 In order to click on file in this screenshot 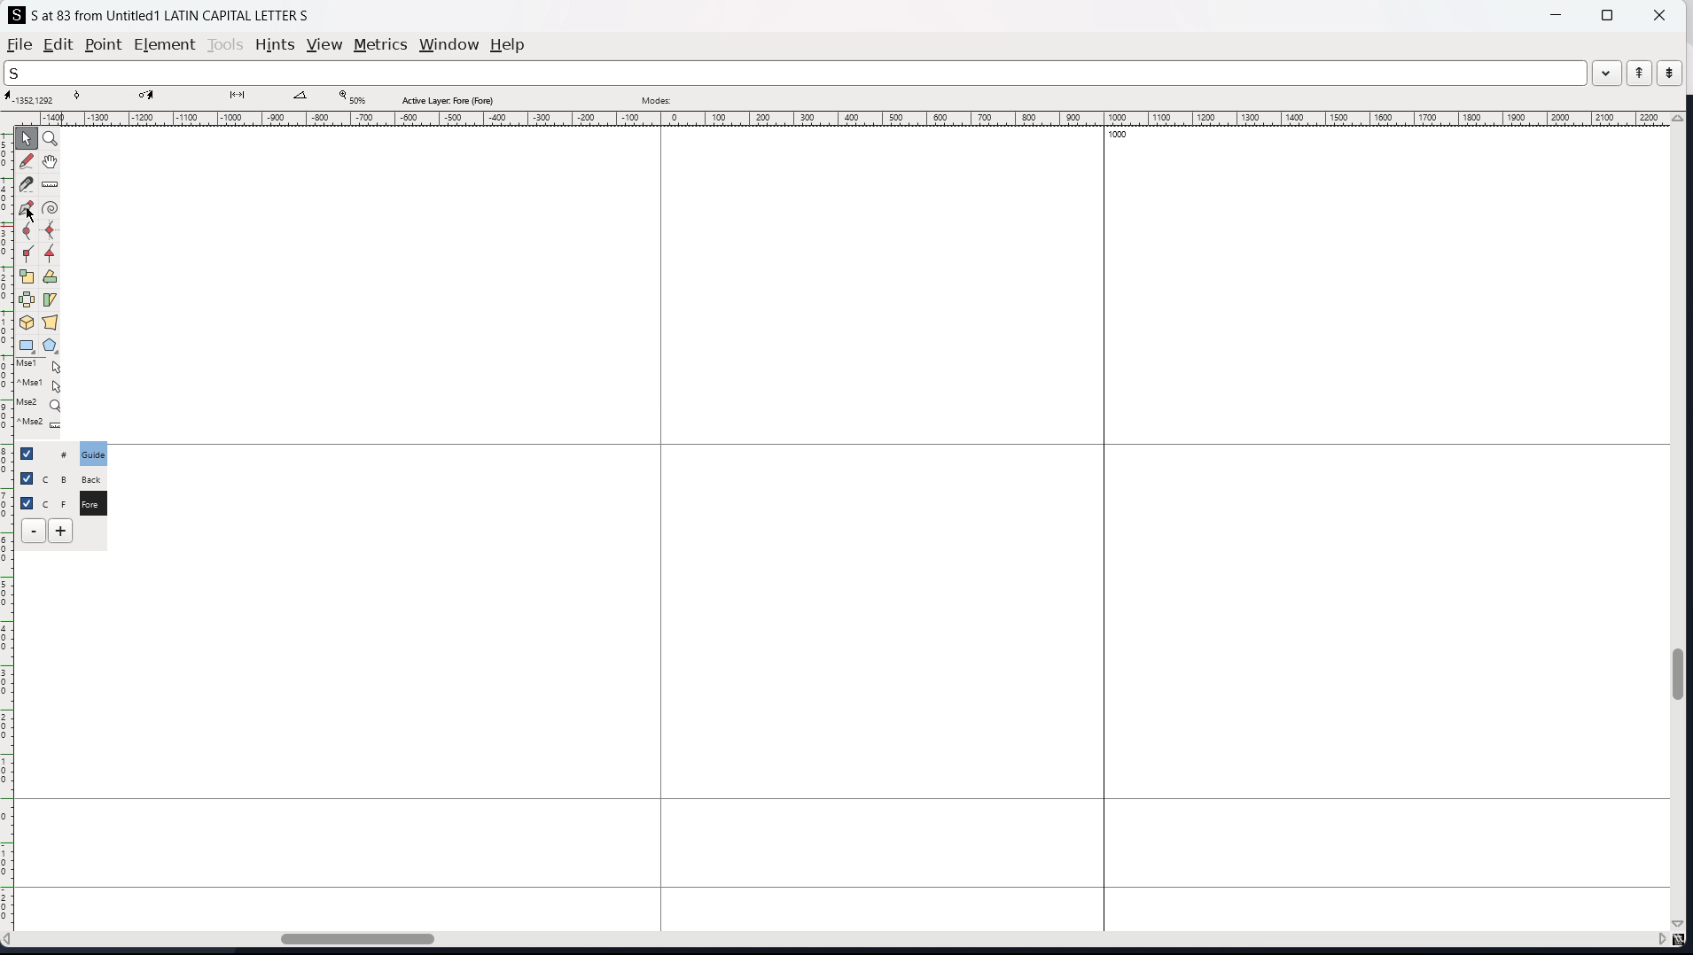, I will do `click(20, 44)`.